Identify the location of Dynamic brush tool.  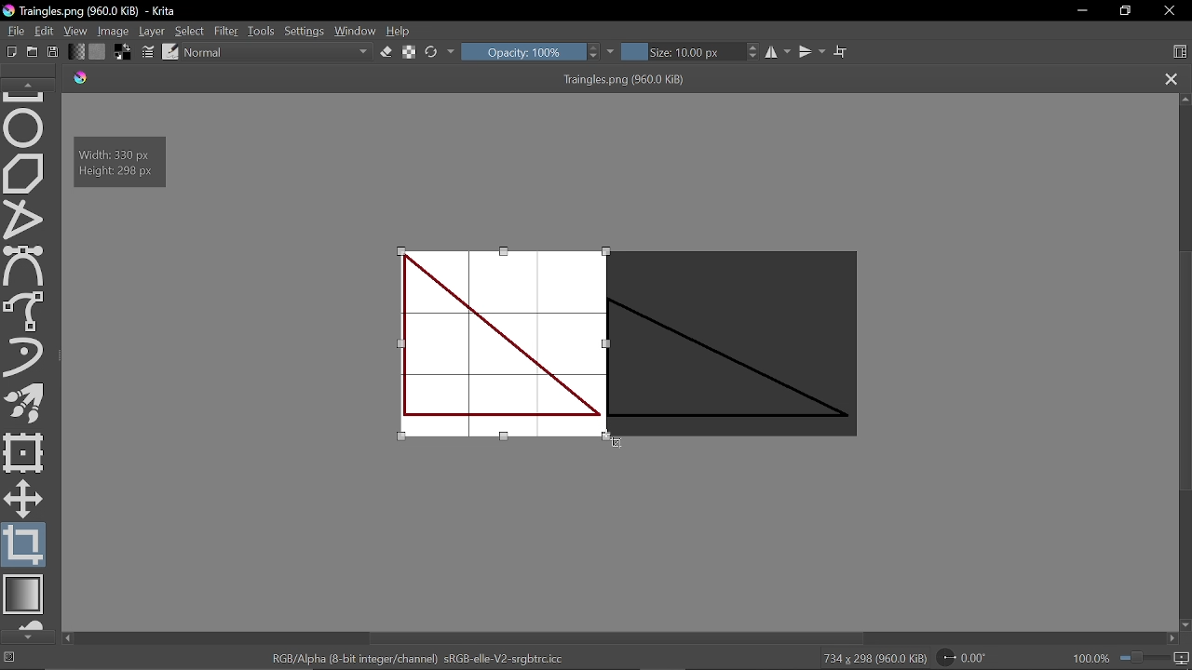
(24, 356).